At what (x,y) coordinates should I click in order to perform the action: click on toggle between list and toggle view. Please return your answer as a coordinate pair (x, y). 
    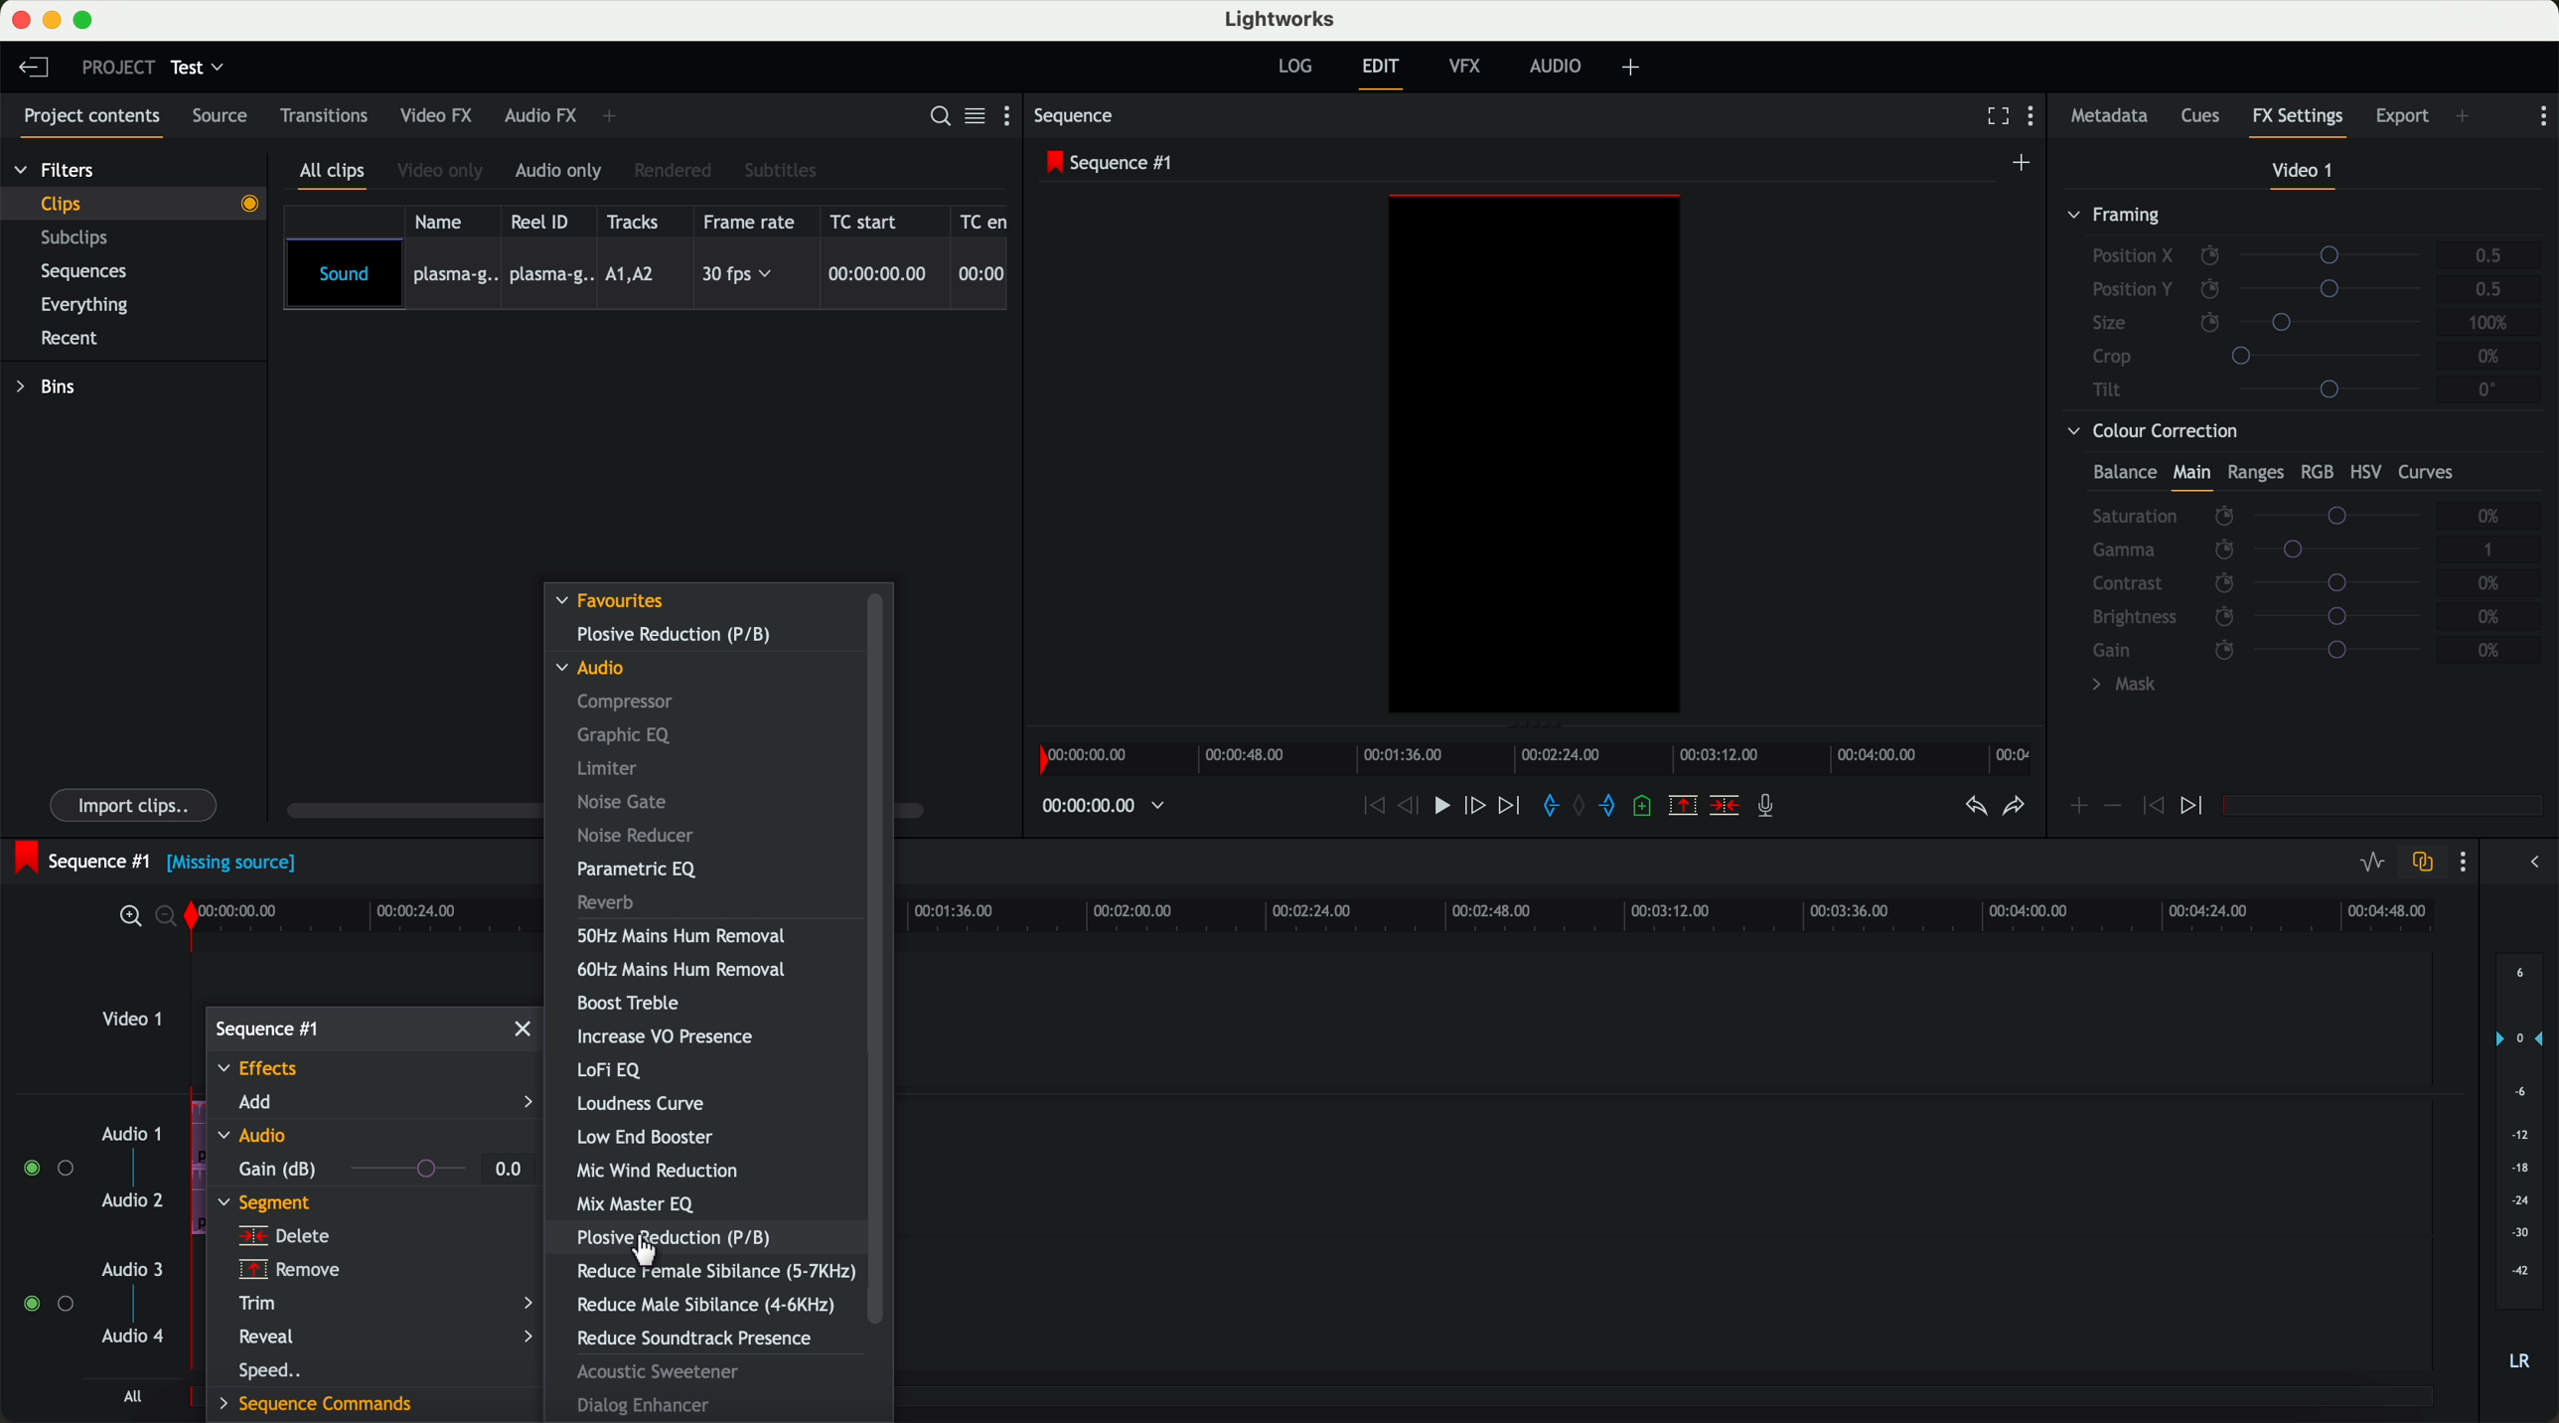
    Looking at the image, I should click on (977, 117).